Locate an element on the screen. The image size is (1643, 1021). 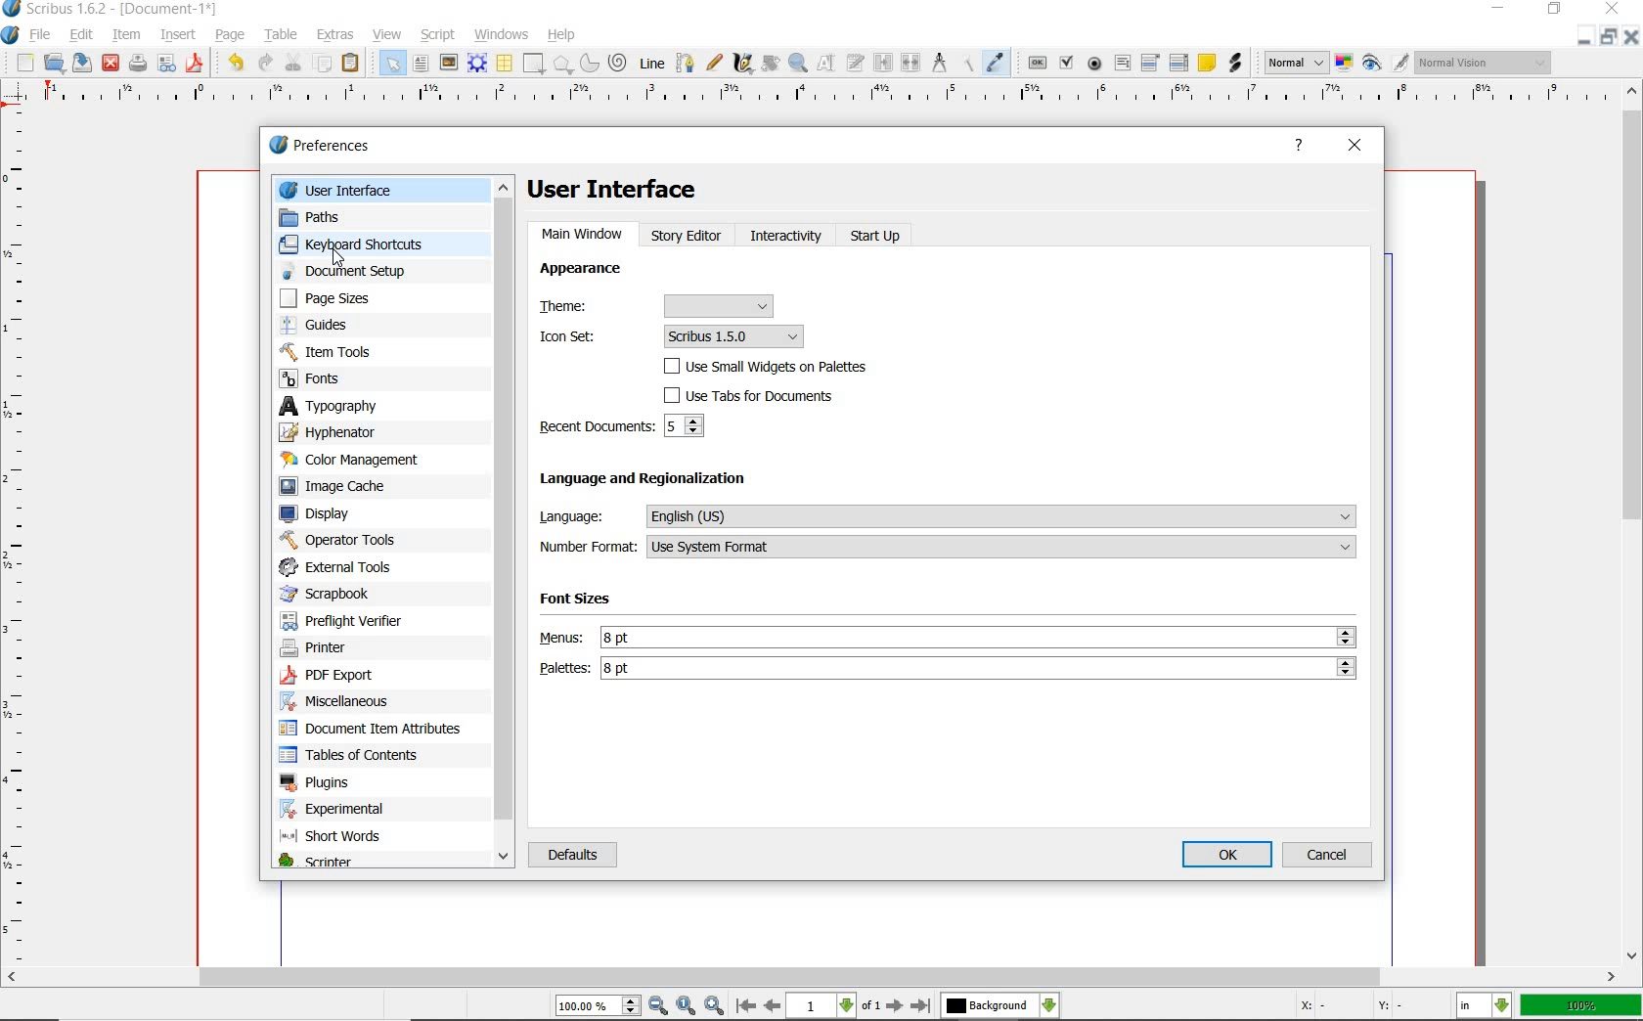
windows is located at coordinates (503, 35).